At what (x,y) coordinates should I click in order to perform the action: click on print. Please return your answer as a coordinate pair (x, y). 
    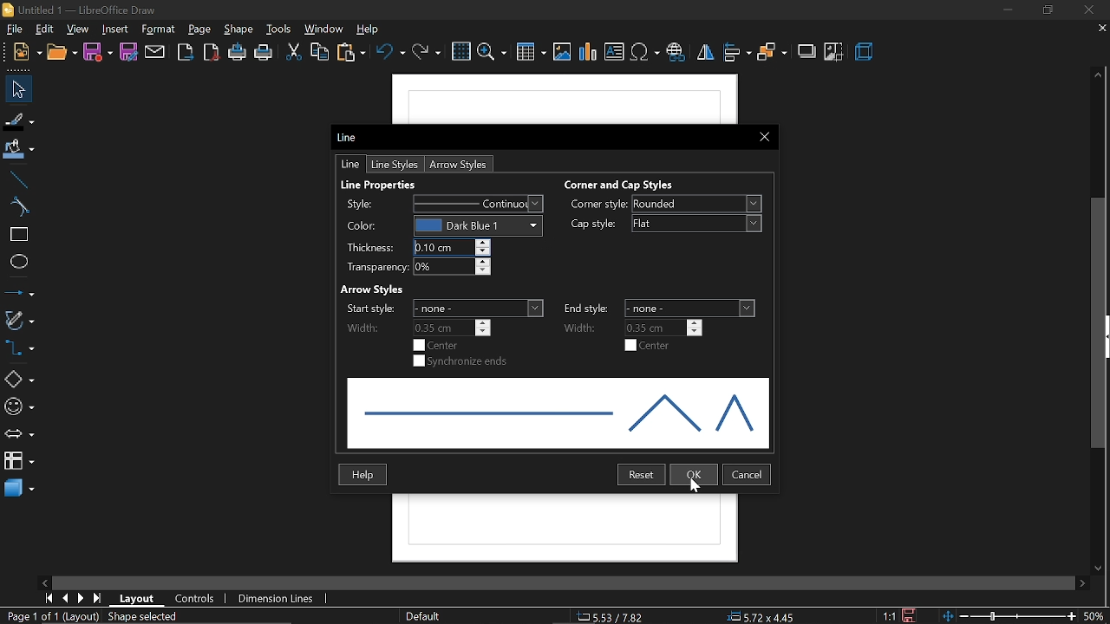
    Looking at the image, I should click on (264, 55).